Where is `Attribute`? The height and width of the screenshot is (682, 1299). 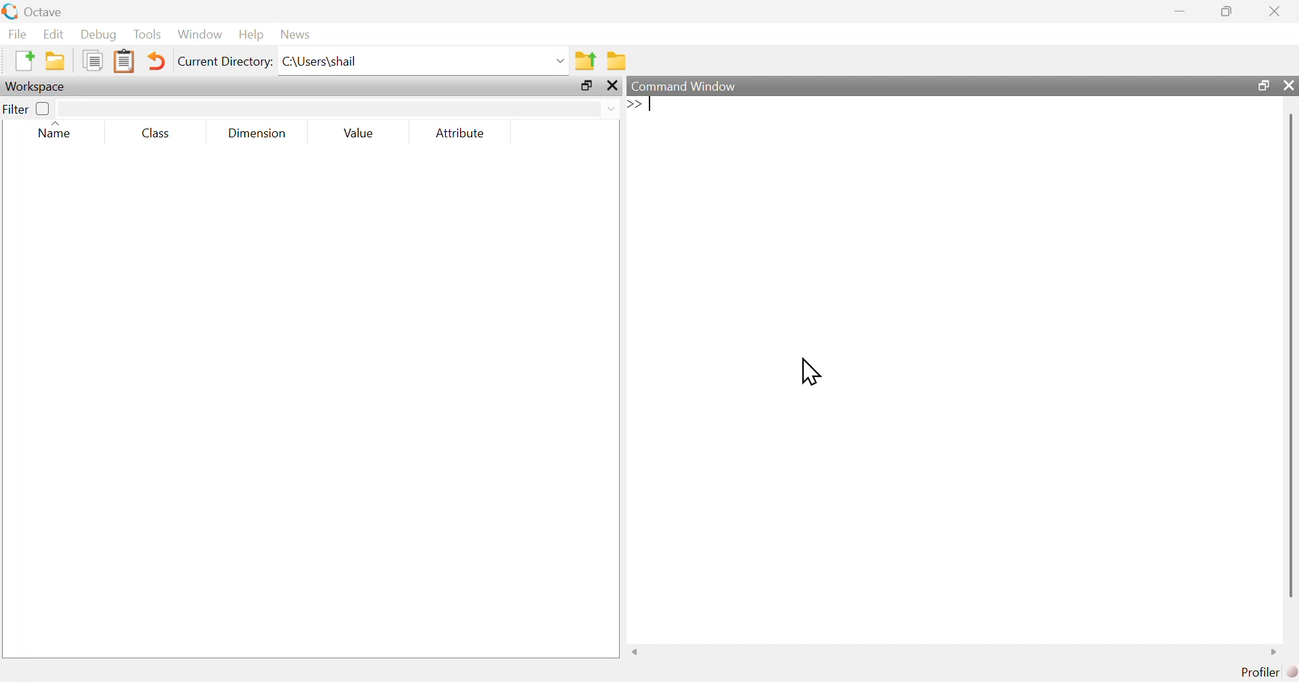 Attribute is located at coordinates (461, 133).